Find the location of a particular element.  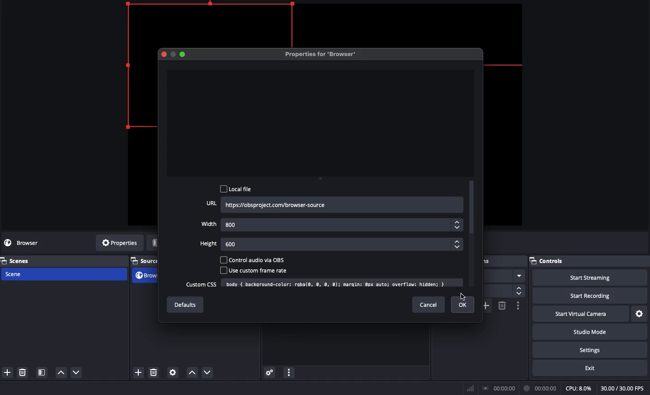

Scene is located at coordinates (64, 274).